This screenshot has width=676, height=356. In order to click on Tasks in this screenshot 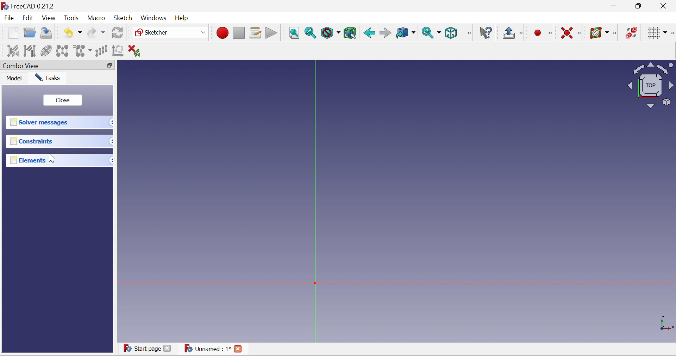, I will do `click(48, 78)`.